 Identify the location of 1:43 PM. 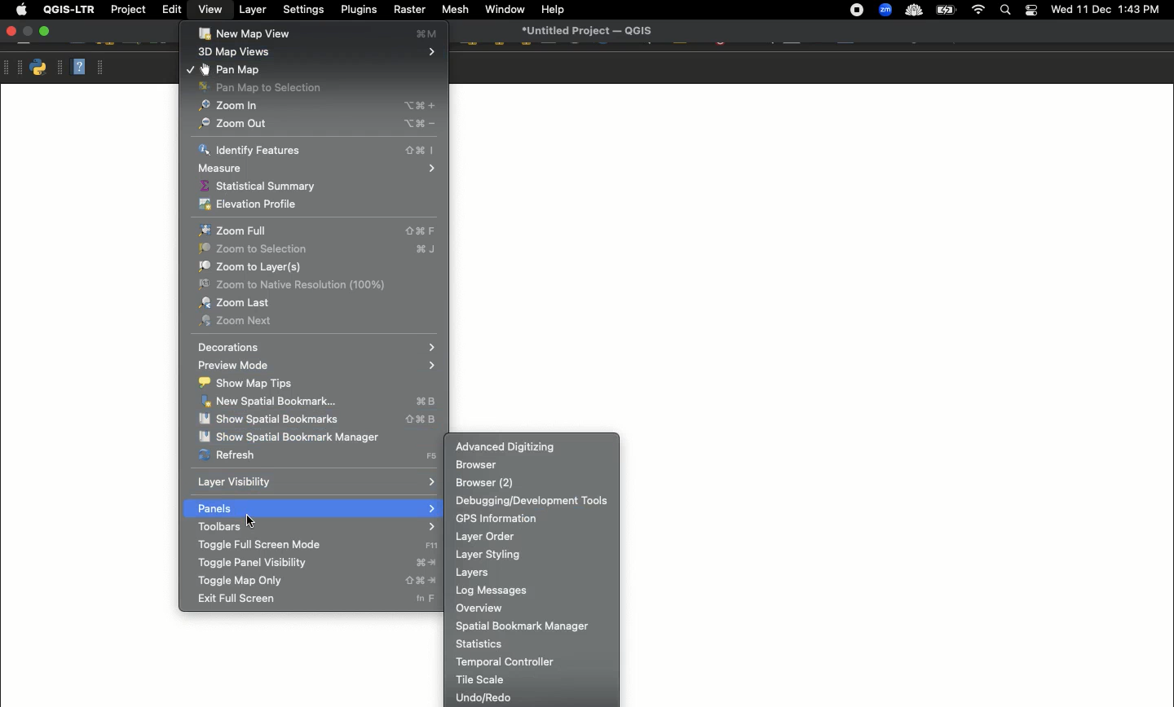
(1141, 9).